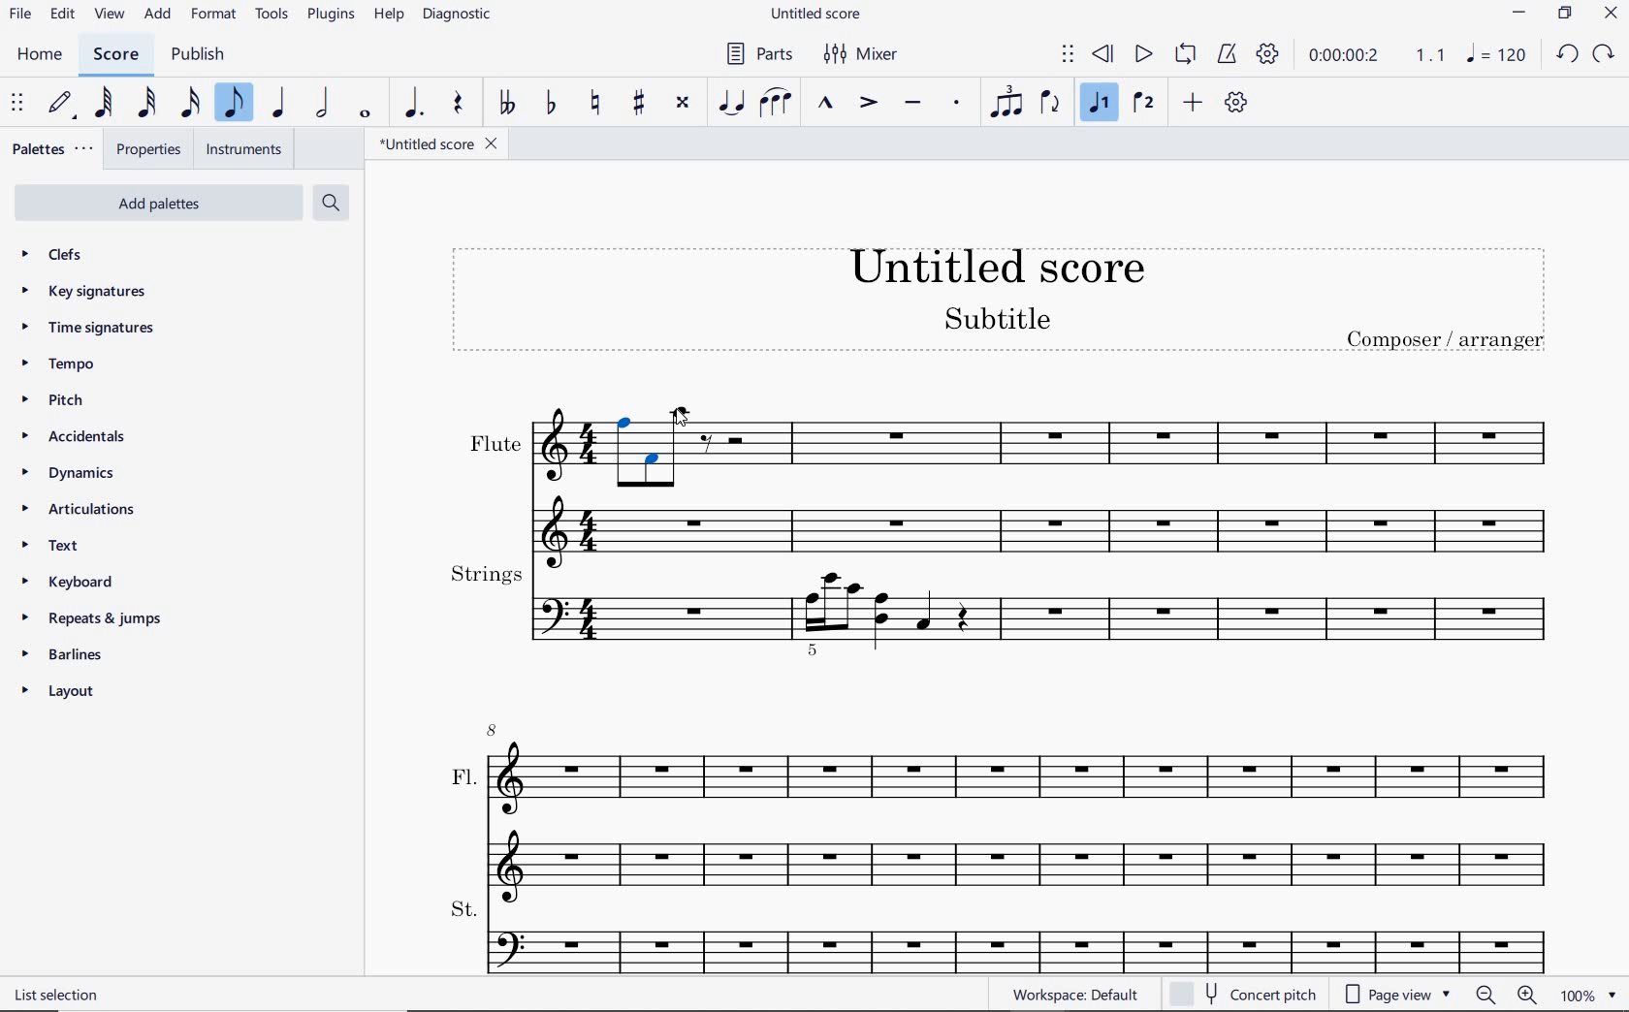 The height and width of the screenshot is (1012, 1629). Describe the element at coordinates (55, 256) in the screenshot. I see `clefs` at that location.